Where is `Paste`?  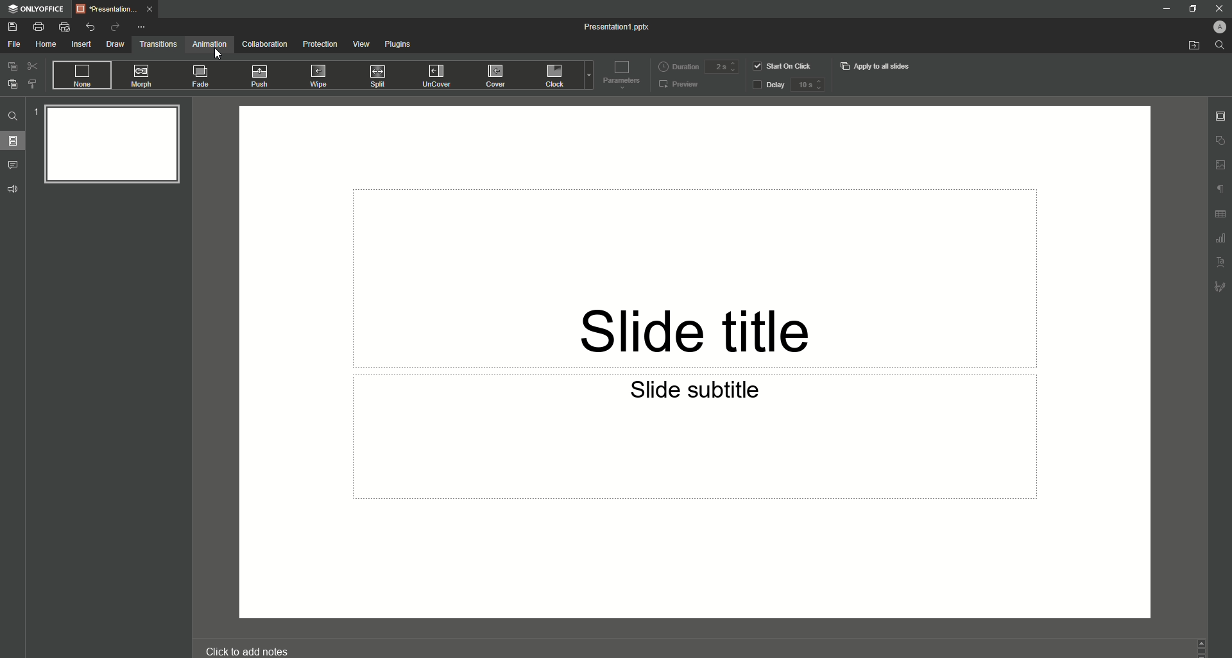 Paste is located at coordinates (12, 85).